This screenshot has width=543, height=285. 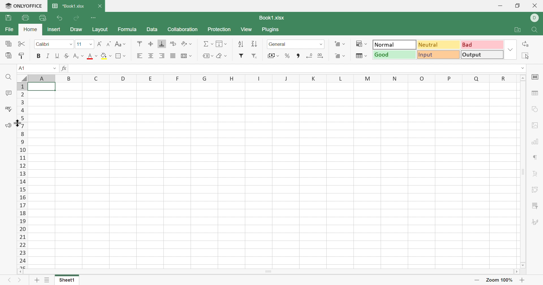 I want to click on Font color, so click(x=92, y=57).